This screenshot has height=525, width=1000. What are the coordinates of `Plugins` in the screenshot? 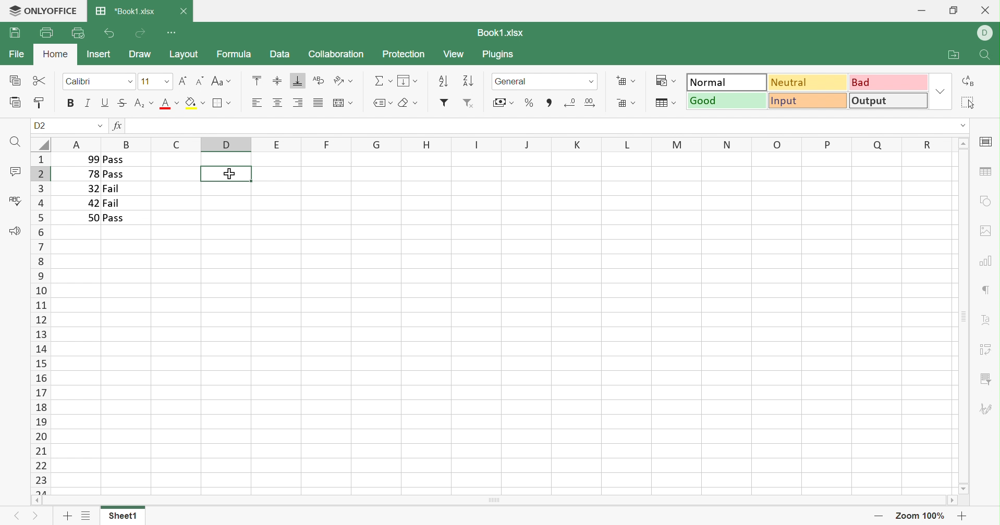 It's located at (499, 56).